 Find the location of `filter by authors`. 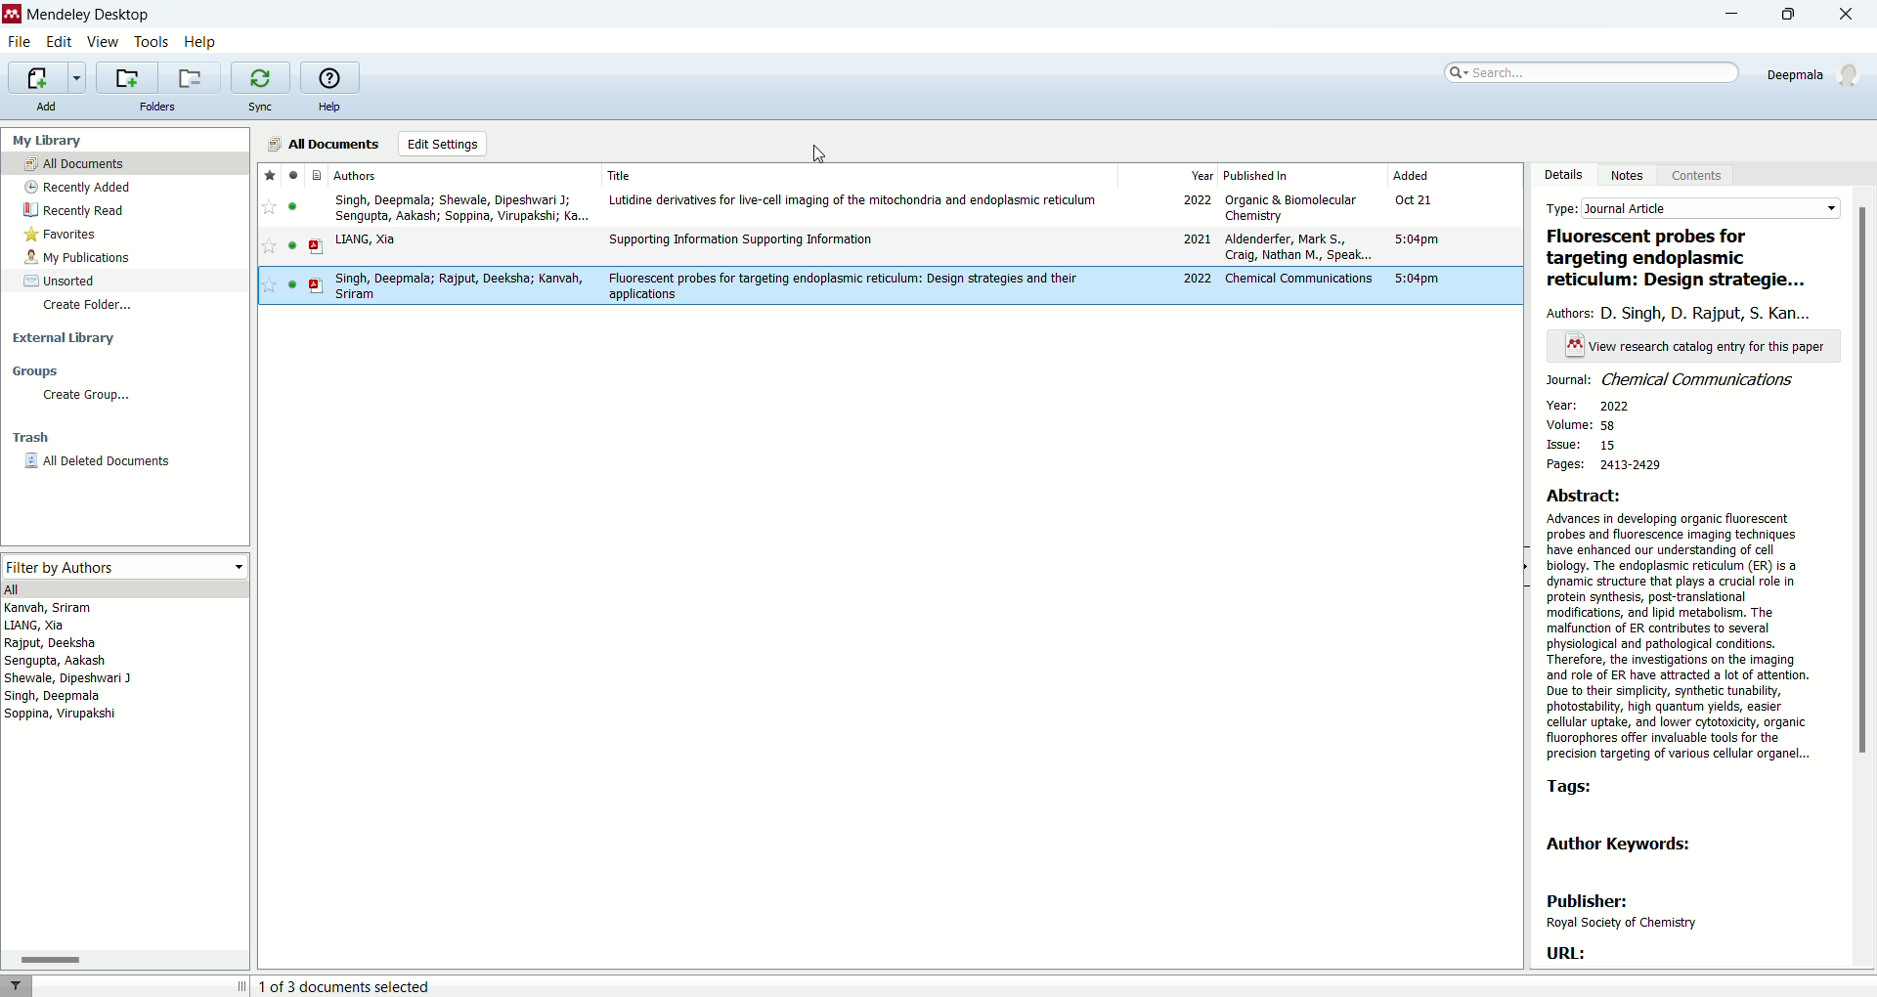

filter by authors is located at coordinates (121, 564).